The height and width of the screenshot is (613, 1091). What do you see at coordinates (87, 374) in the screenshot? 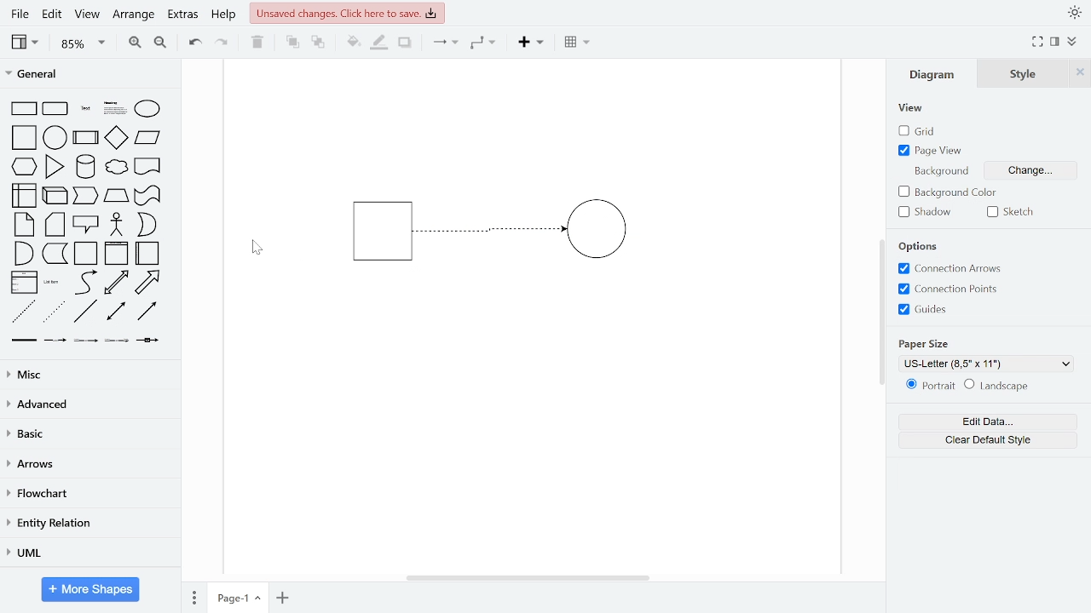
I see `misc` at bounding box center [87, 374].